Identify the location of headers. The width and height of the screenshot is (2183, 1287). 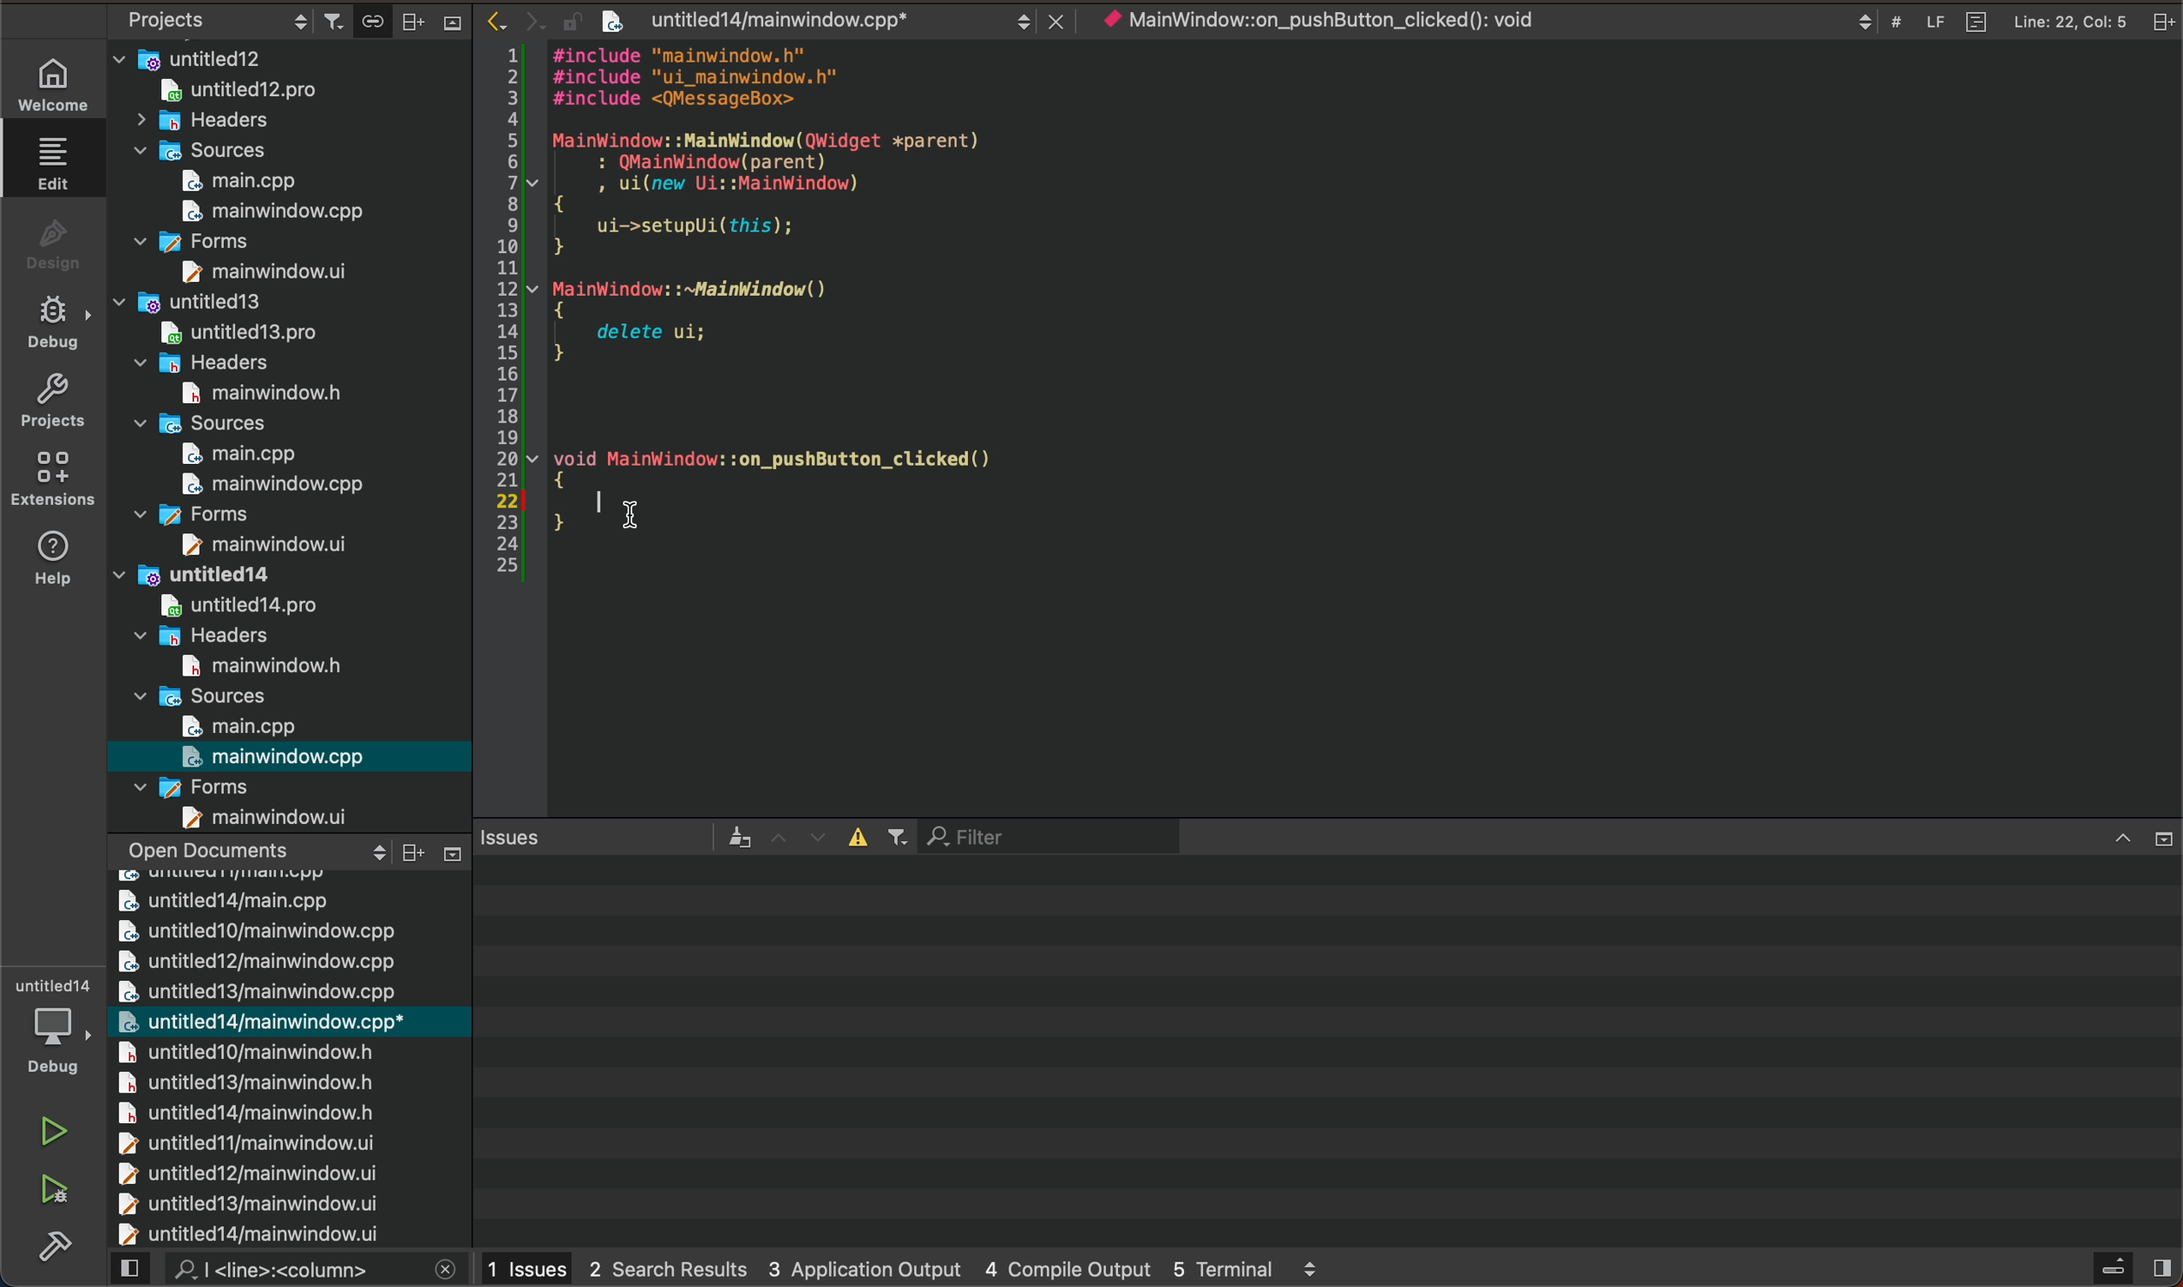
(202, 634).